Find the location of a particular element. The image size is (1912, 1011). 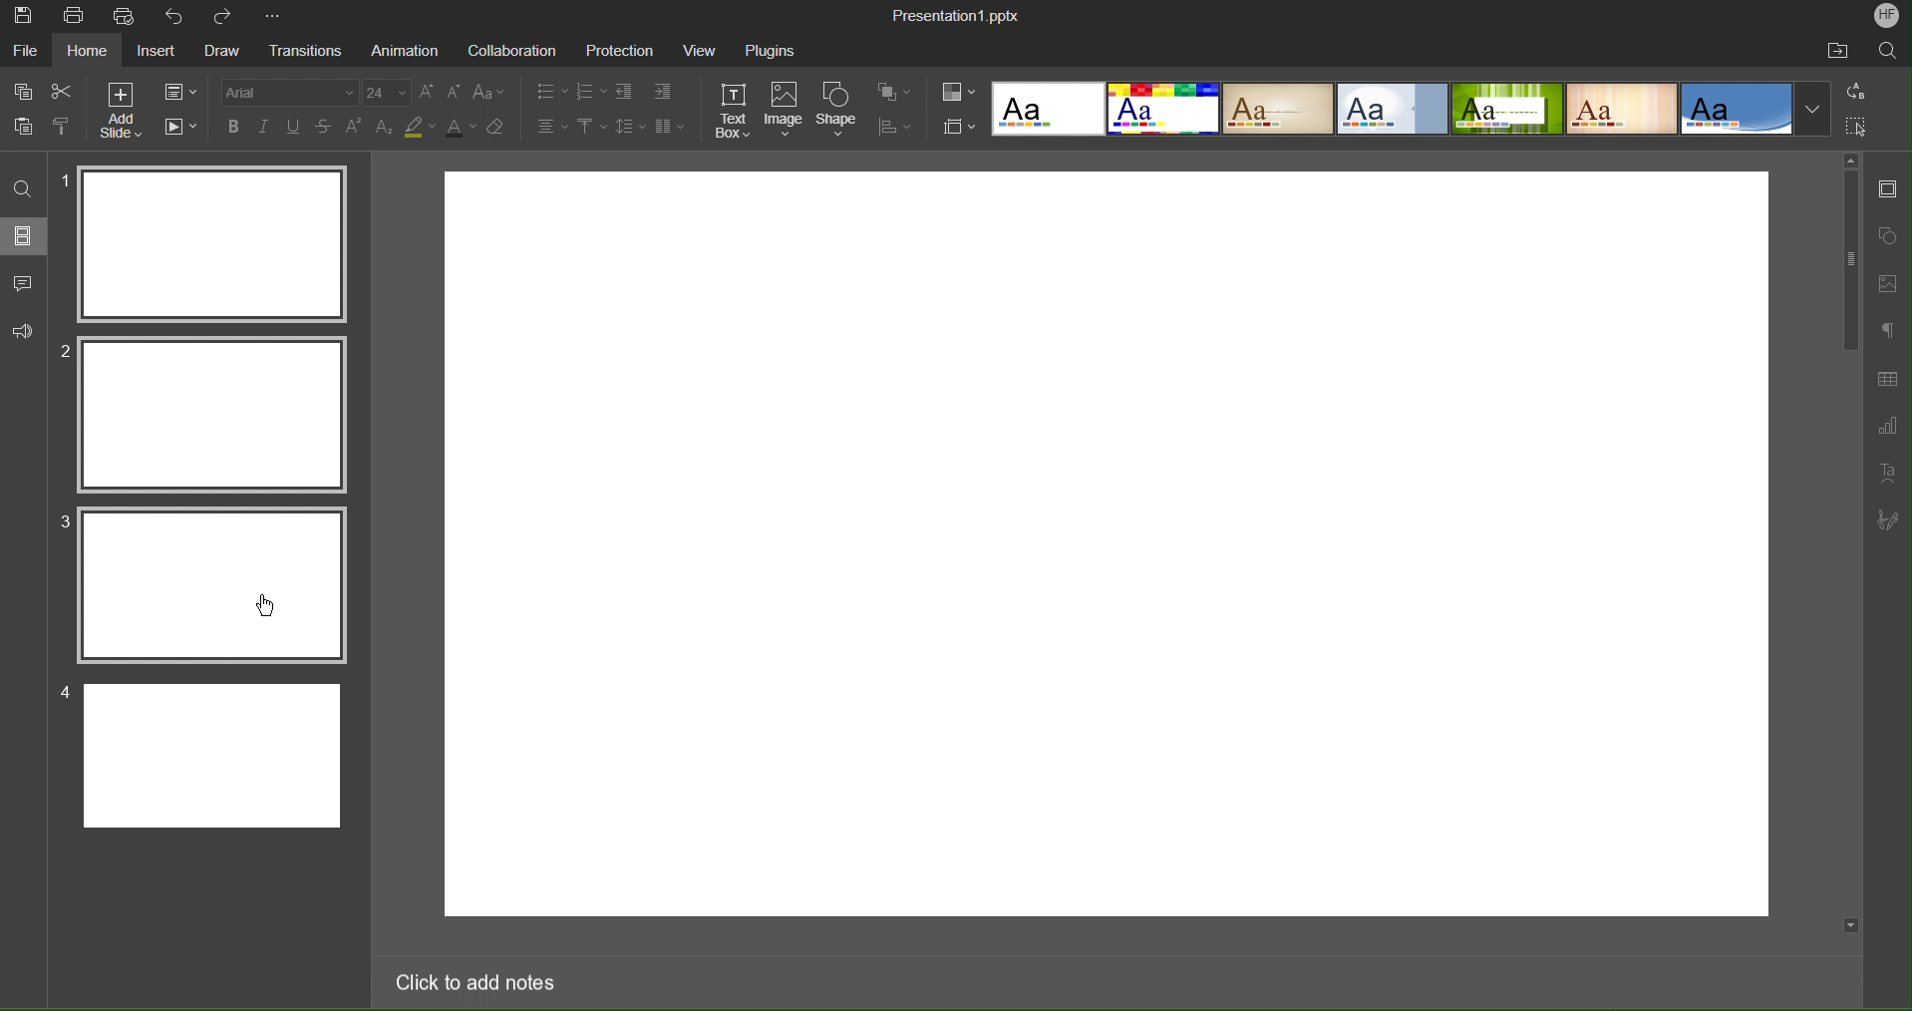

Line Spacing is located at coordinates (627, 125).